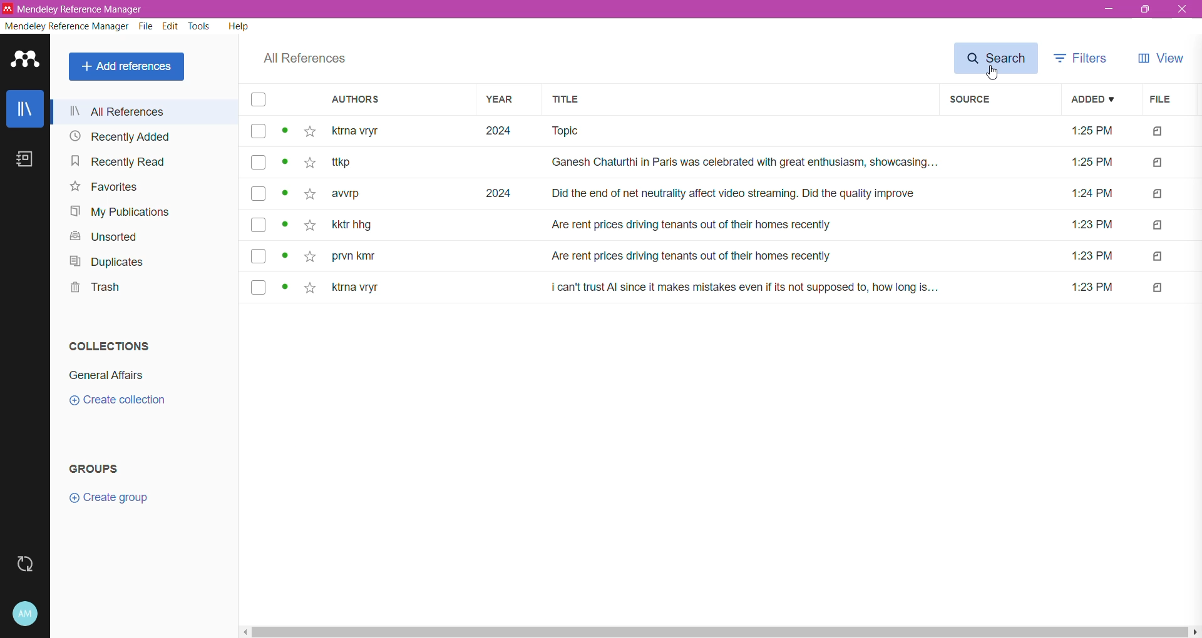 Image resolution: width=1202 pixels, height=638 pixels. What do you see at coordinates (145, 27) in the screenshot?
I see `File` at bounding box center [145, 27].